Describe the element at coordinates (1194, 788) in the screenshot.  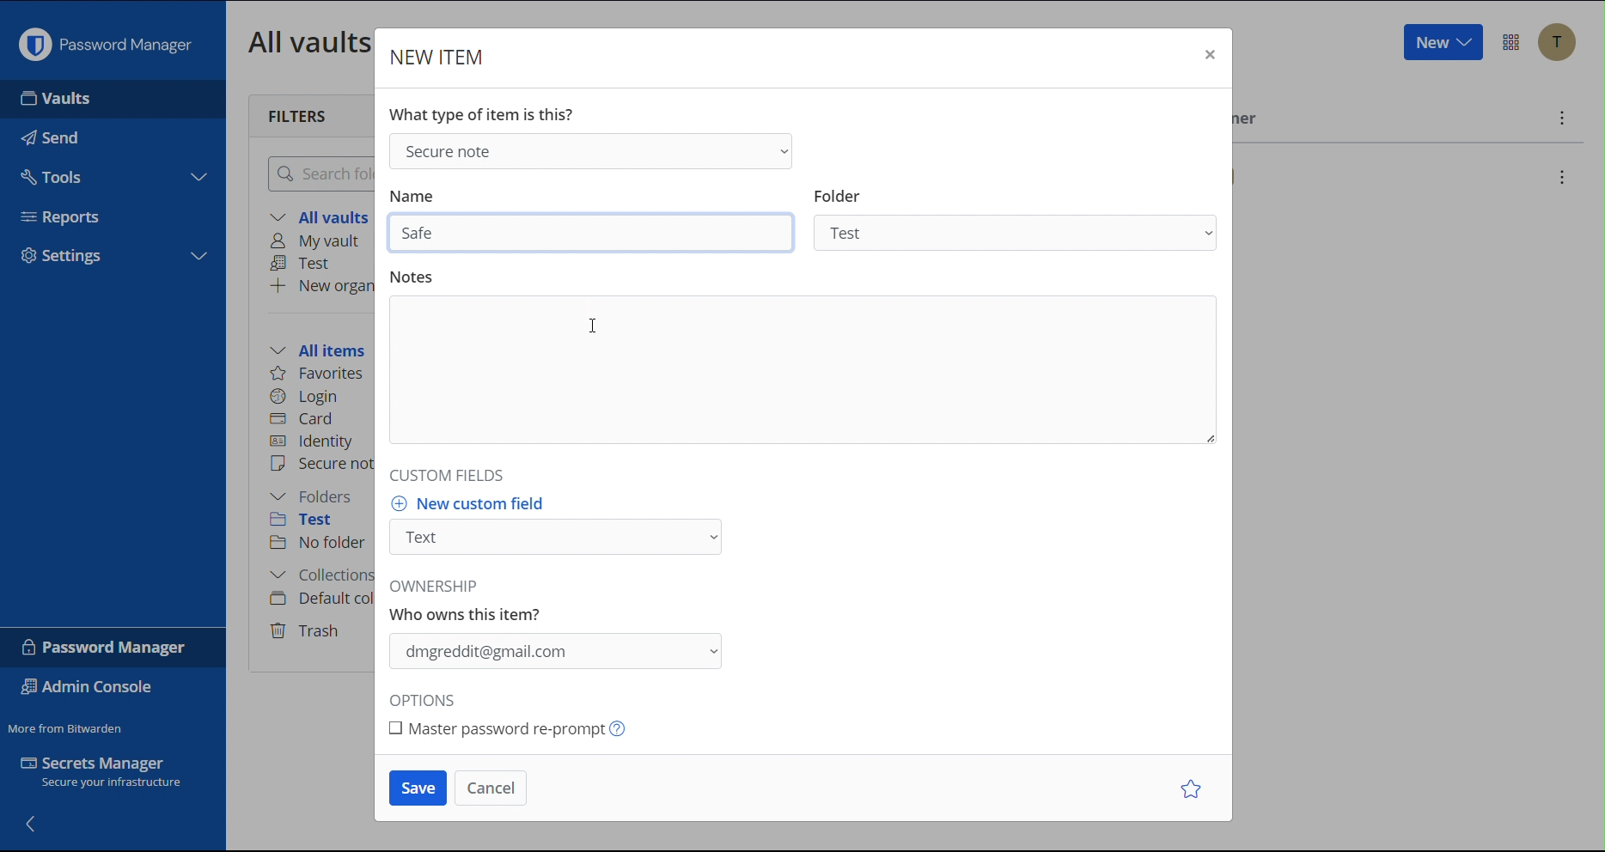
I see `Star` at that location.